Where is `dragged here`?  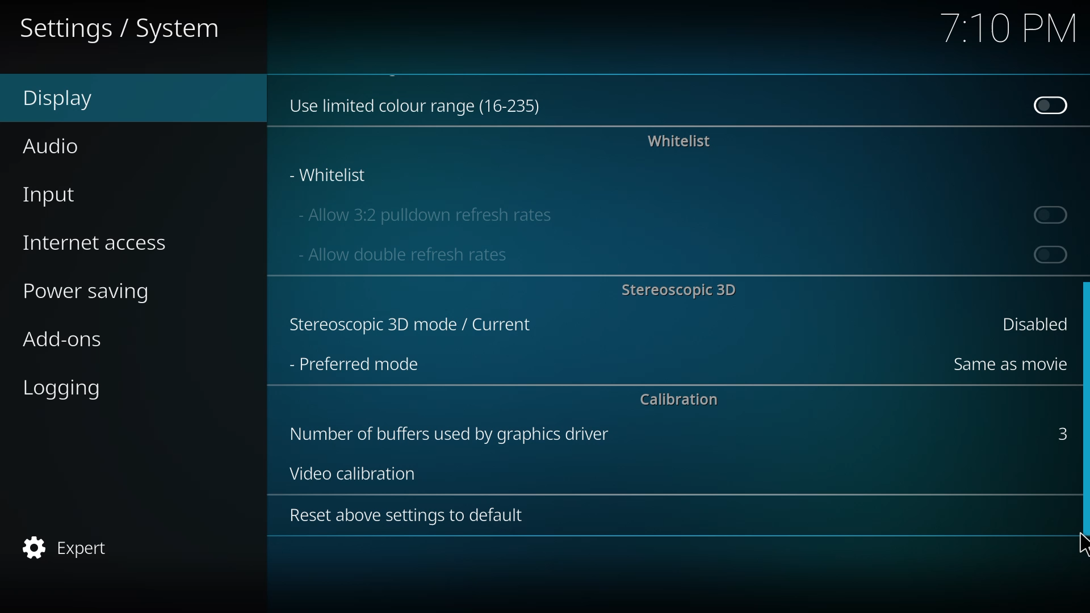 dragged here is located at coordinates (1090, 411).